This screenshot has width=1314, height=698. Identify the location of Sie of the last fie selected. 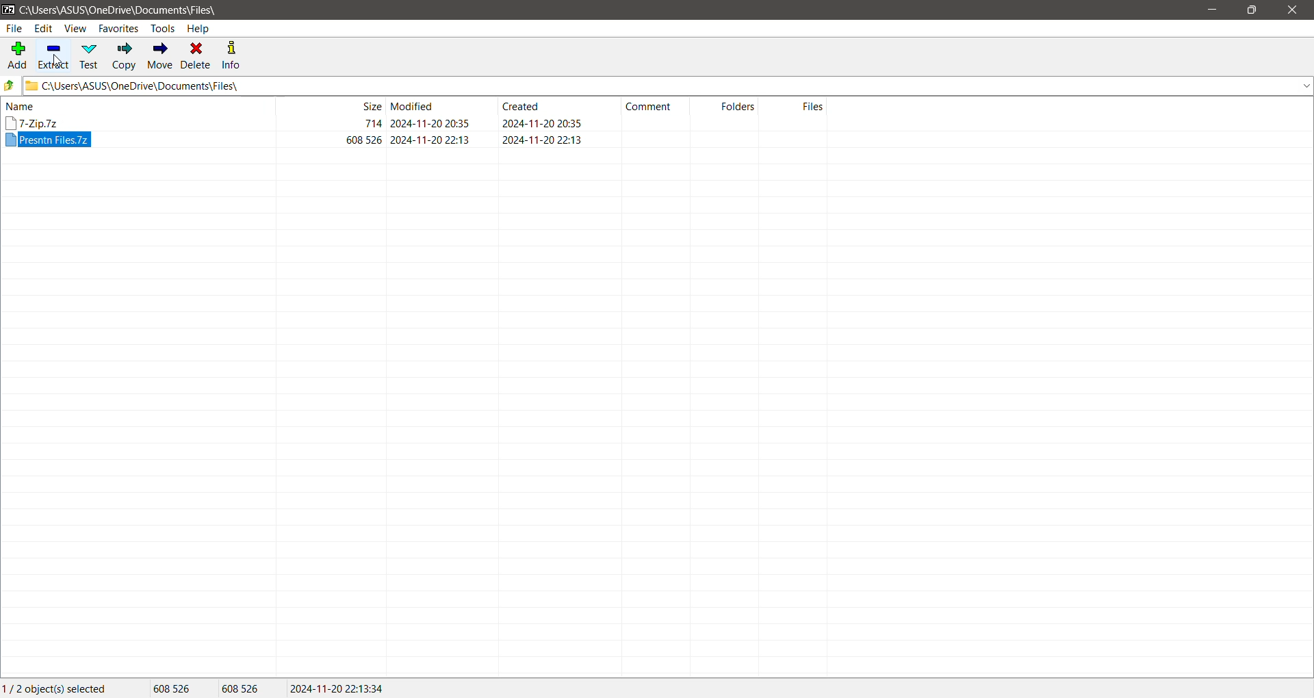
(243, 689).